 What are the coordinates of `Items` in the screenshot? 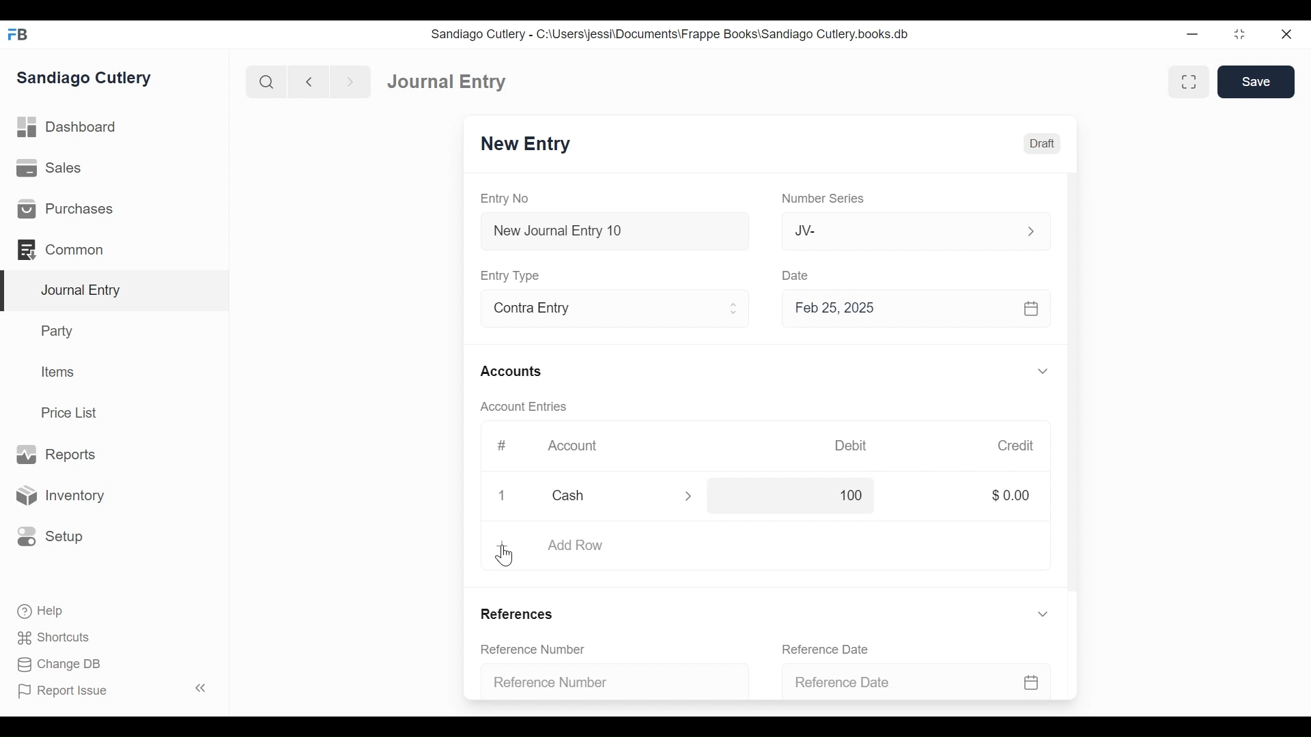 It's located at (59, 373).